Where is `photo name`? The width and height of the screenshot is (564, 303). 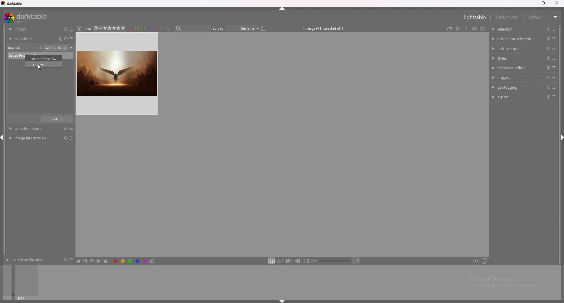 photo name is located at coordinates (41, 55).